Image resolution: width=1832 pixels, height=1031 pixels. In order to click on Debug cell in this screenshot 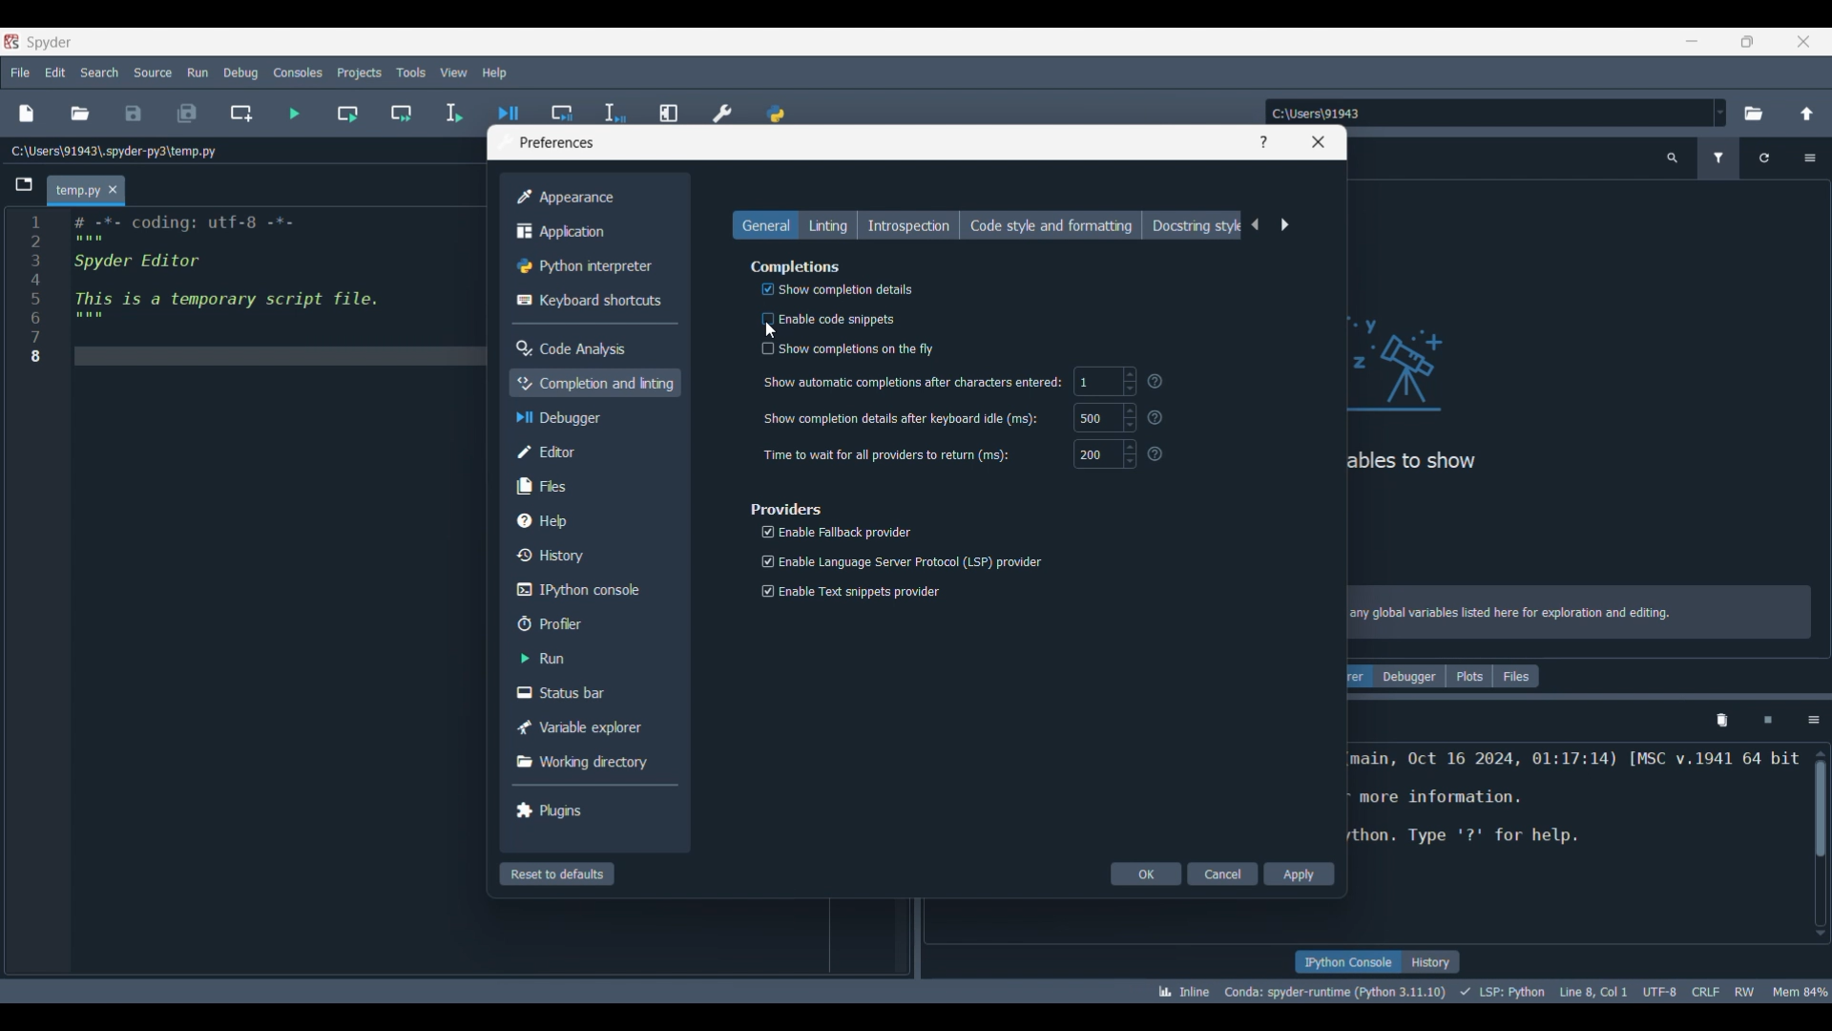, I will do `click(563, 104)`.